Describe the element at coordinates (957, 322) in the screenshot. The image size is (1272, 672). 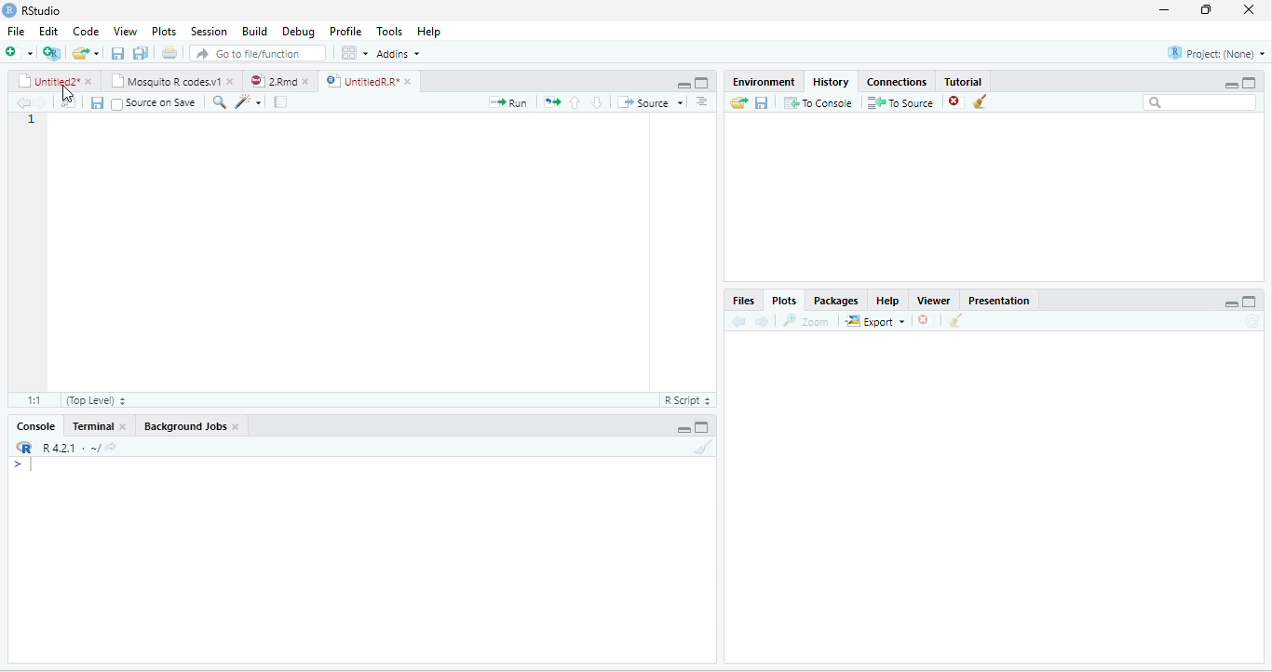
I see `CLEAN` at that location.